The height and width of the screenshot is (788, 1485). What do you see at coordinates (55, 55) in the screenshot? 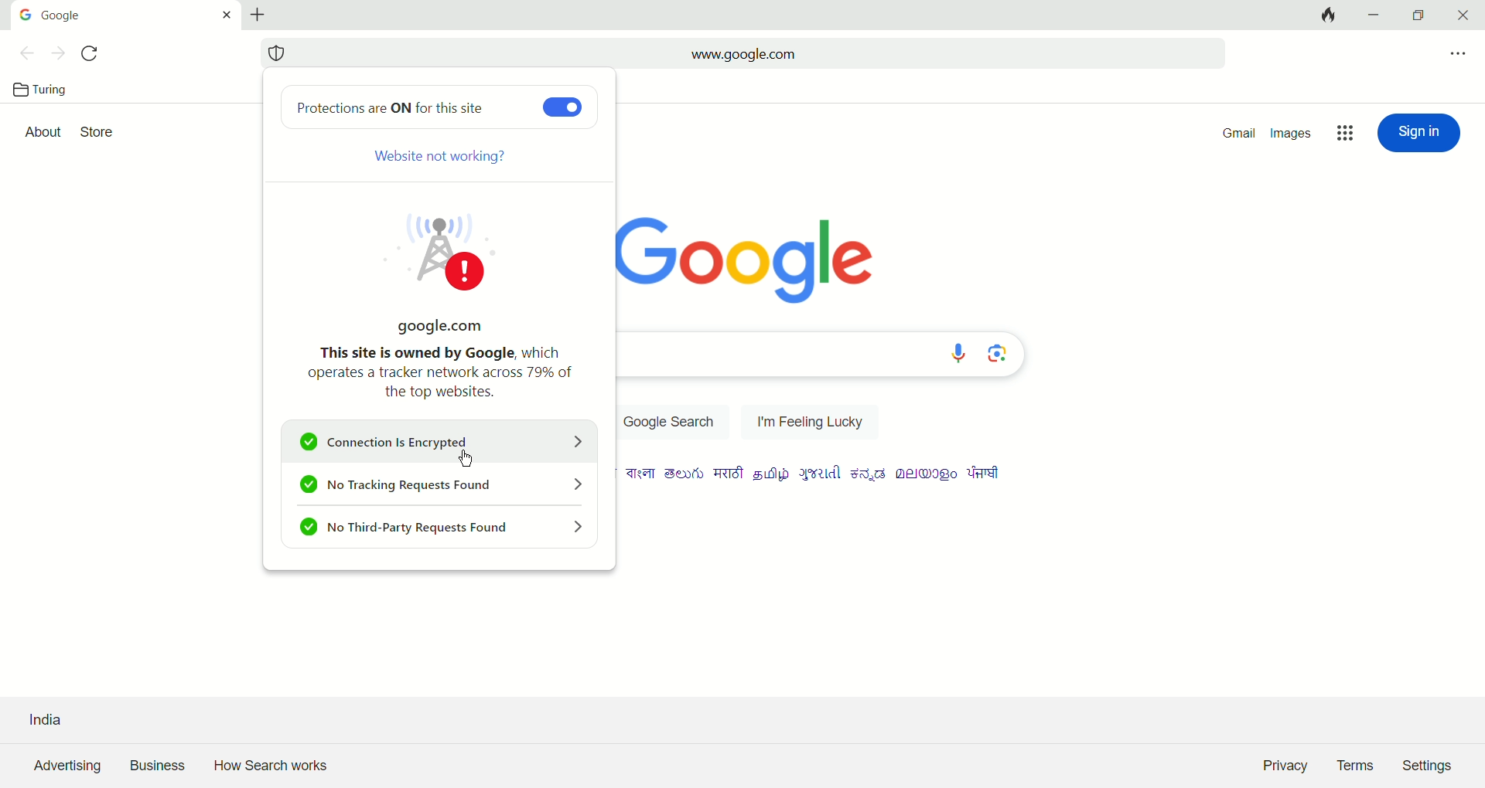
I see `next` at bounding box center [55, 55].